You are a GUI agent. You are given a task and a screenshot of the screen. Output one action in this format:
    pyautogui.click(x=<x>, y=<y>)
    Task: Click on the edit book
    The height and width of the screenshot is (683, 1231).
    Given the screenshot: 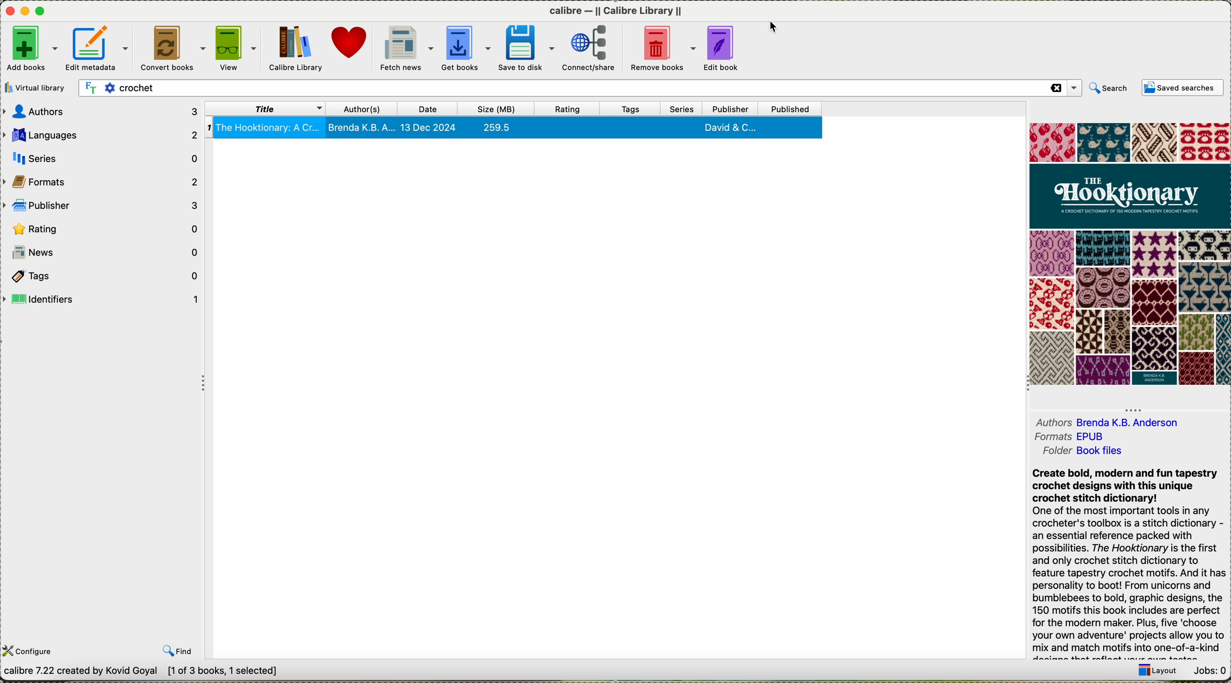 What is the action you would take?
    pyautogui.click(x=723, y=46)
    